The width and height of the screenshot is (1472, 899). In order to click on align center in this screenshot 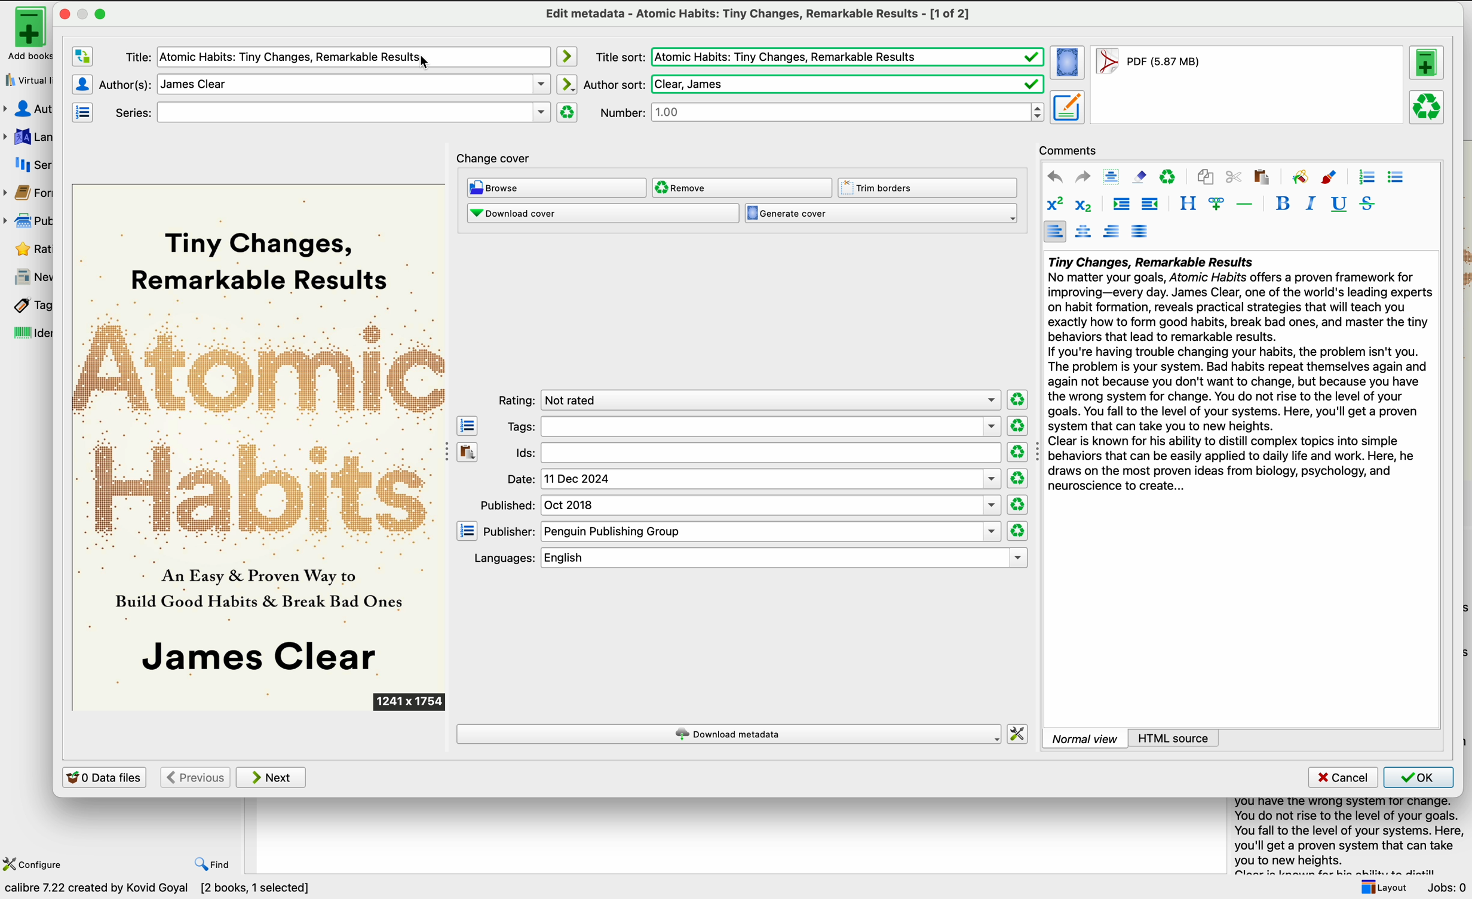, I will do `click(1083, 232)`.